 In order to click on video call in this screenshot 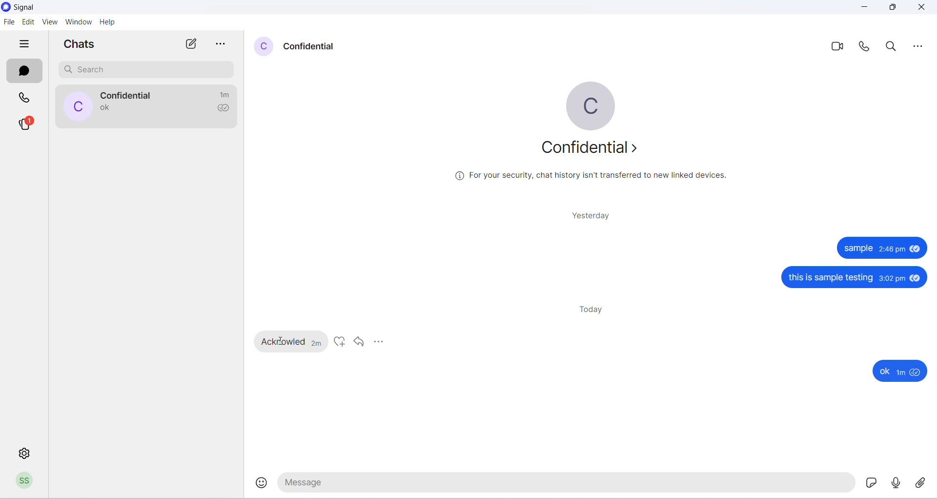, I will do `click(838, 47)`.